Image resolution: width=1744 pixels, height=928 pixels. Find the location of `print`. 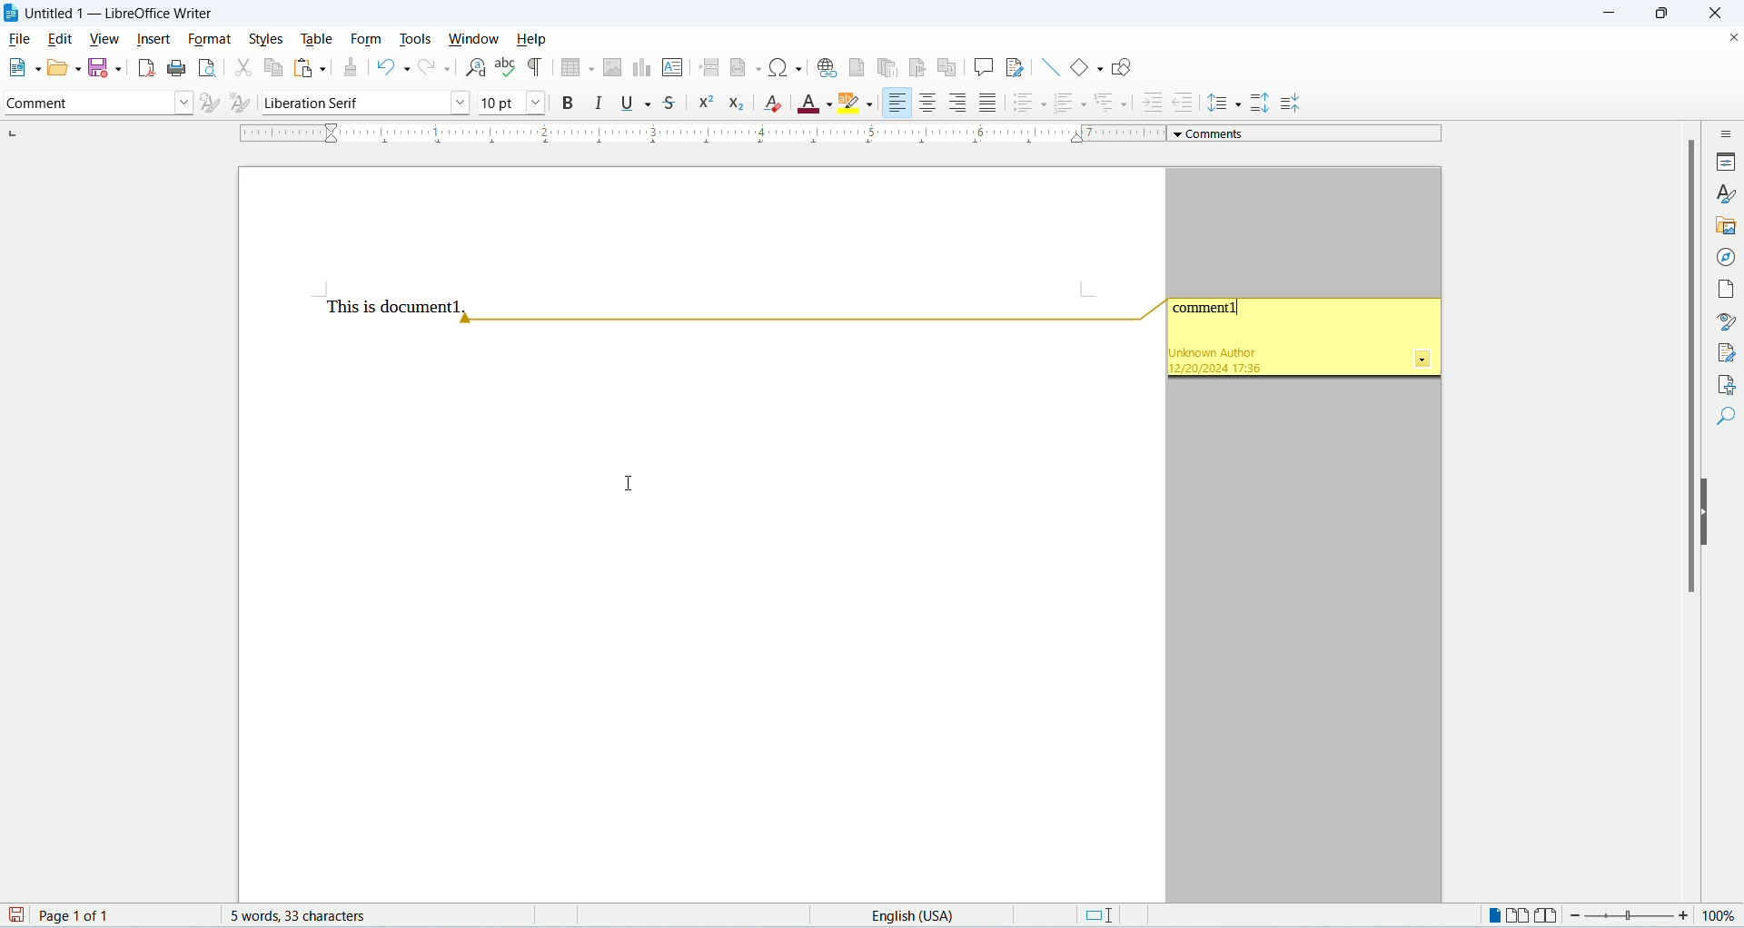

print is located at coordinates (173, 68).